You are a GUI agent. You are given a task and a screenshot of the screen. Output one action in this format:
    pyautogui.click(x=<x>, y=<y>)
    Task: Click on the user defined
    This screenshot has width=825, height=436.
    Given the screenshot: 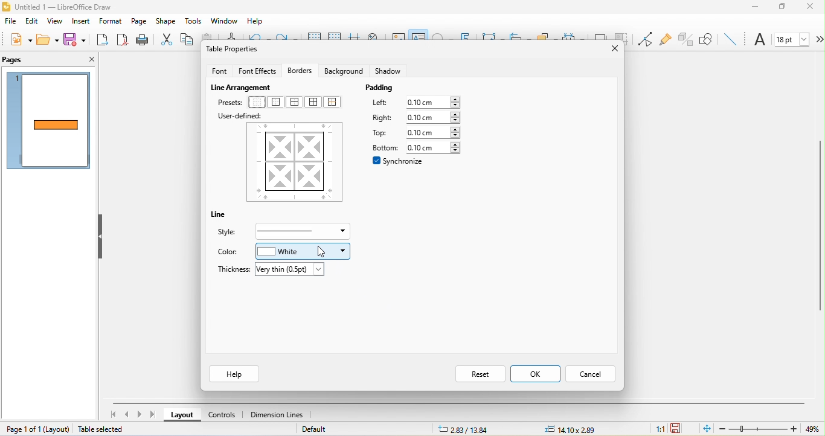 What is the action you would take?
    pyautogui.click(x=240, y=117)
    